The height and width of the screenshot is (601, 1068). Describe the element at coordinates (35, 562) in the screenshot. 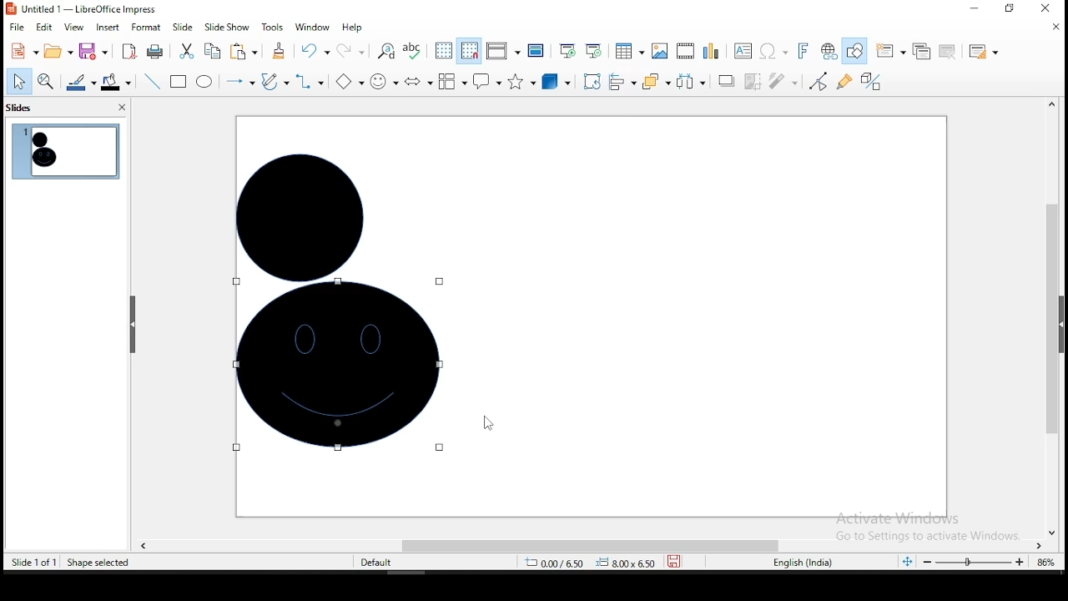

I see `slide 1 of 1` at that location.